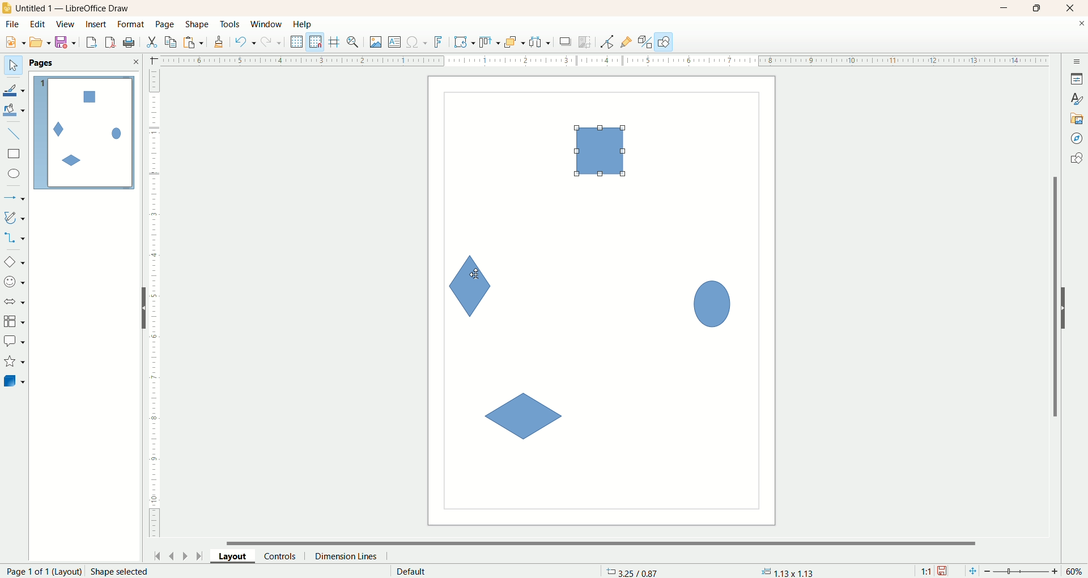 The width and height of the screenshot is (1088, 578). Describe the element at coordinates (66, 24) in the screenshot. I see `view` at that location.